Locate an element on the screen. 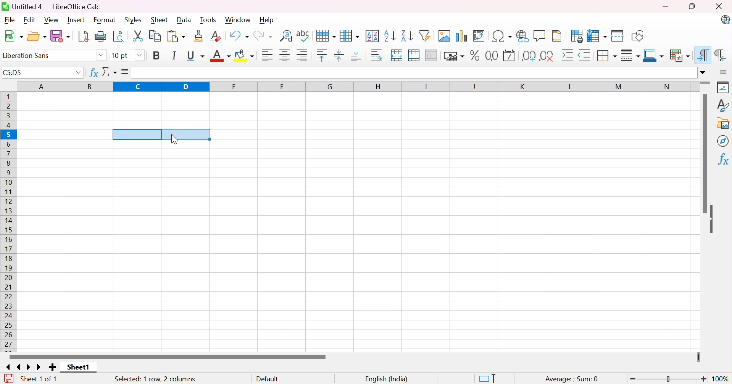 The image size is (732, 384). Format as Date is located at coordinates (509, 55).